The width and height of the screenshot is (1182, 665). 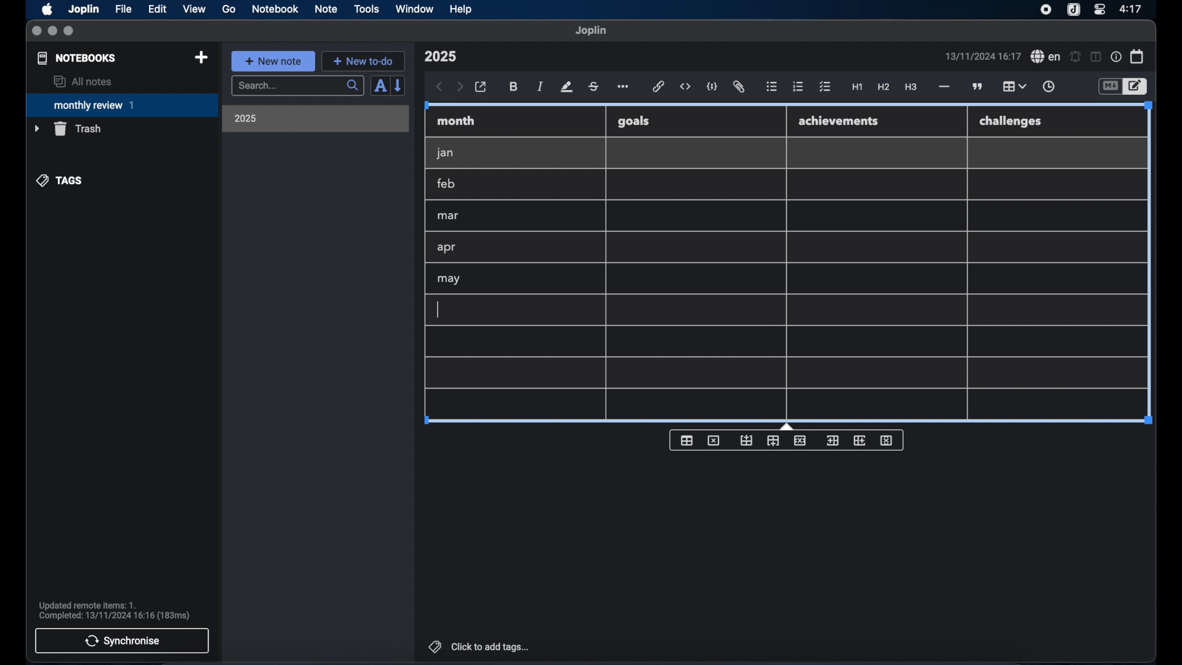 What do you see at coordinates (1132, 9) in the screenshot?
I see `time` at bounding box center [1132, 9].